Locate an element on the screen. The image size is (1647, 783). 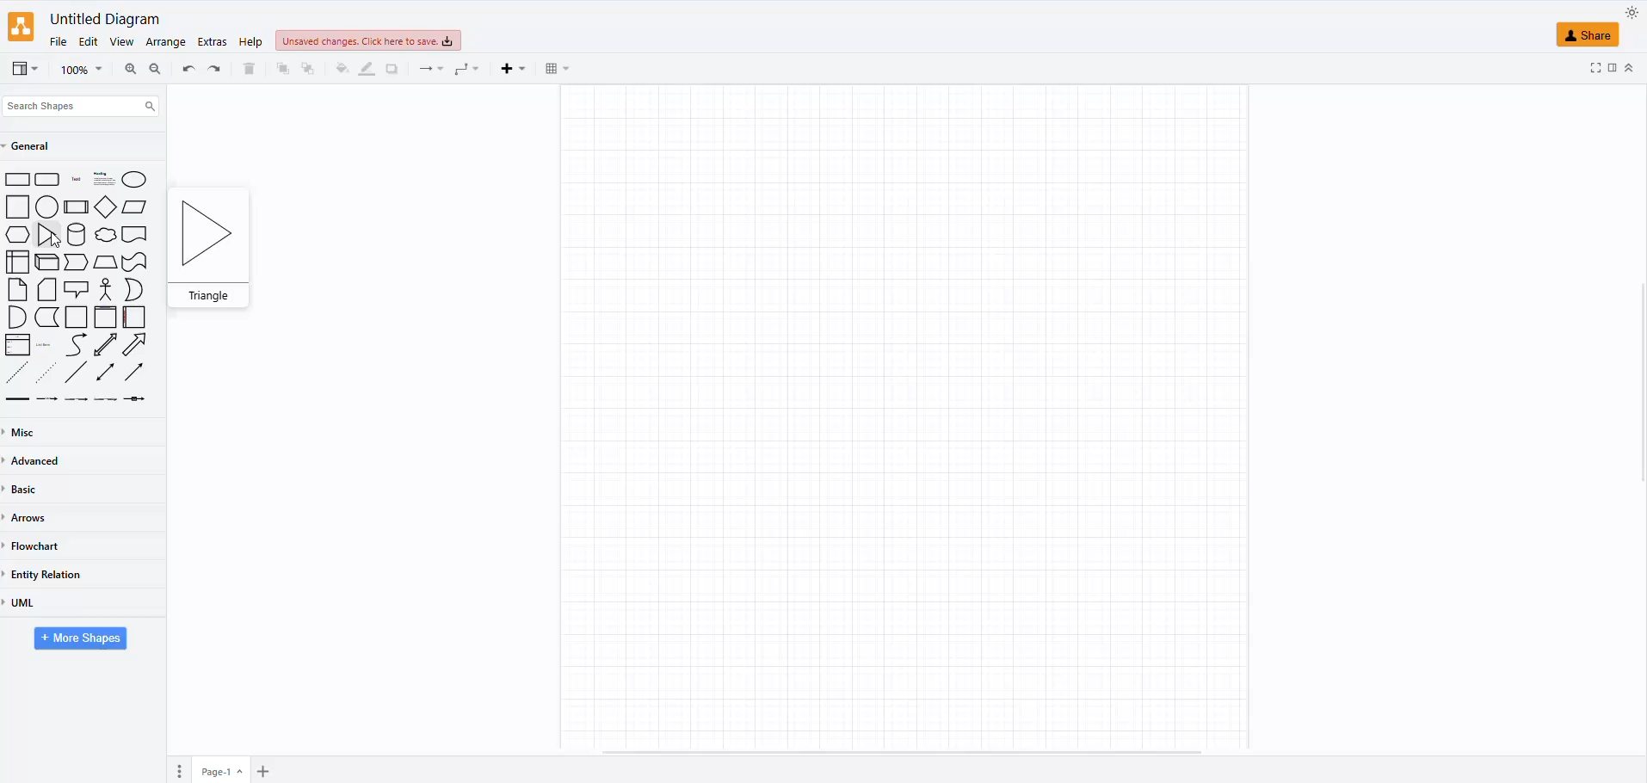
undo is located at coordinates (215, 68).